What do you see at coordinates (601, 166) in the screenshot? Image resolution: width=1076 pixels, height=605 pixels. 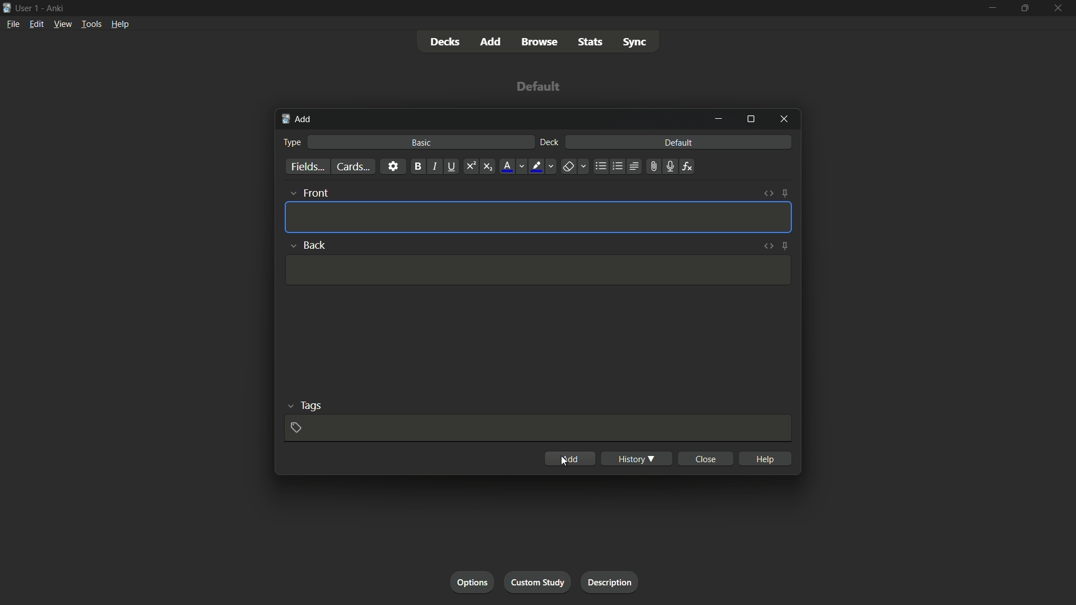 I see `unordered list` at bounding box center [601, 166].